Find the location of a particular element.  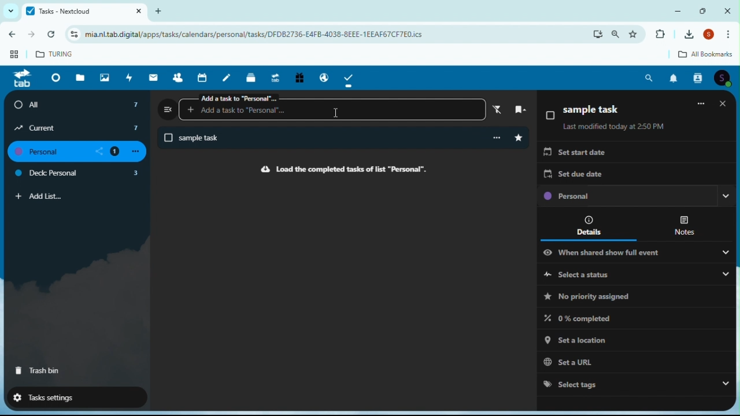

Set URL is located at coordinates (630, 360).